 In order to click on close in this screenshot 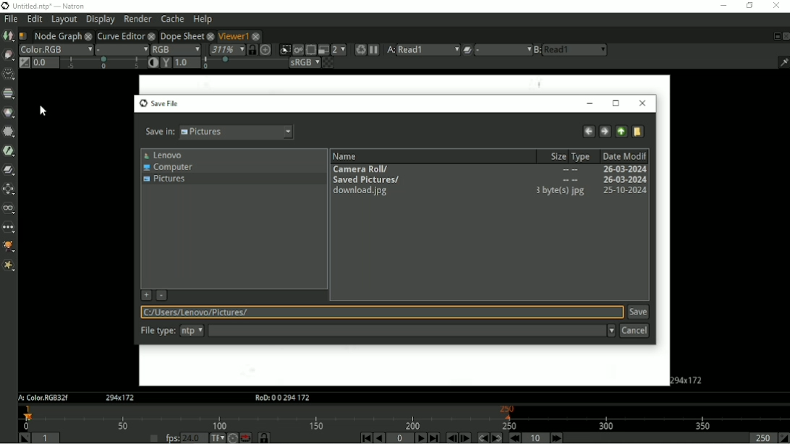, I will do `click(211, 36)`.